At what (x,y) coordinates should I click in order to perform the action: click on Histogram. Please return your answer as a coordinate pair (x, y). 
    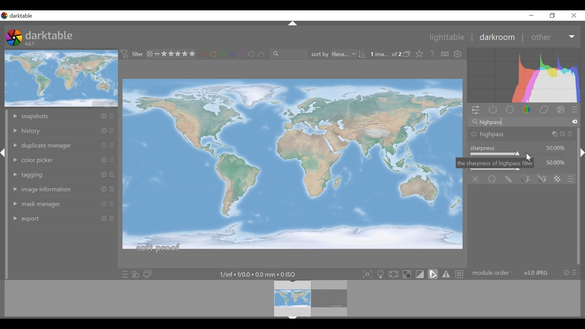
    Looking at the image, I should click on (526, 75).